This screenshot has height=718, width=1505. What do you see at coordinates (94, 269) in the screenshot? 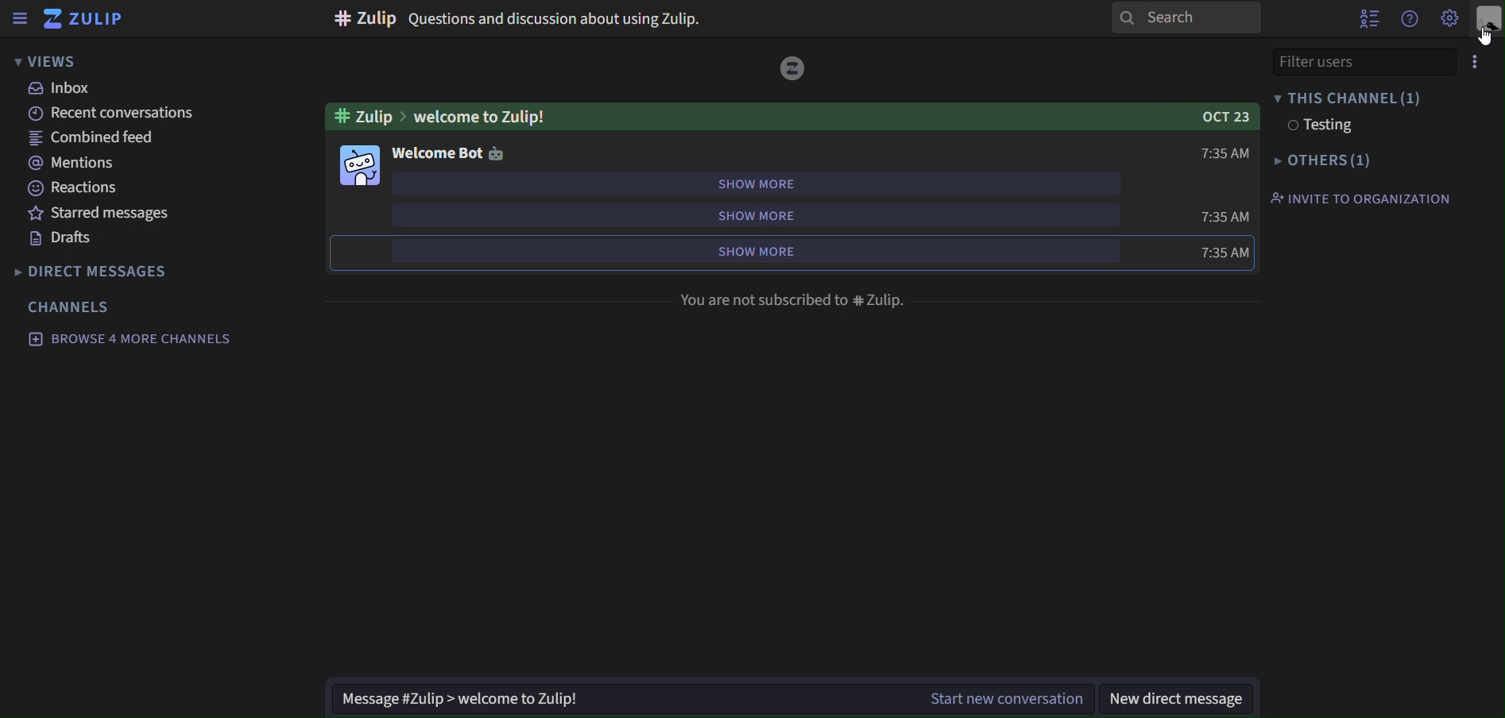
I see `direct messages` at bounding box center [94, 269].